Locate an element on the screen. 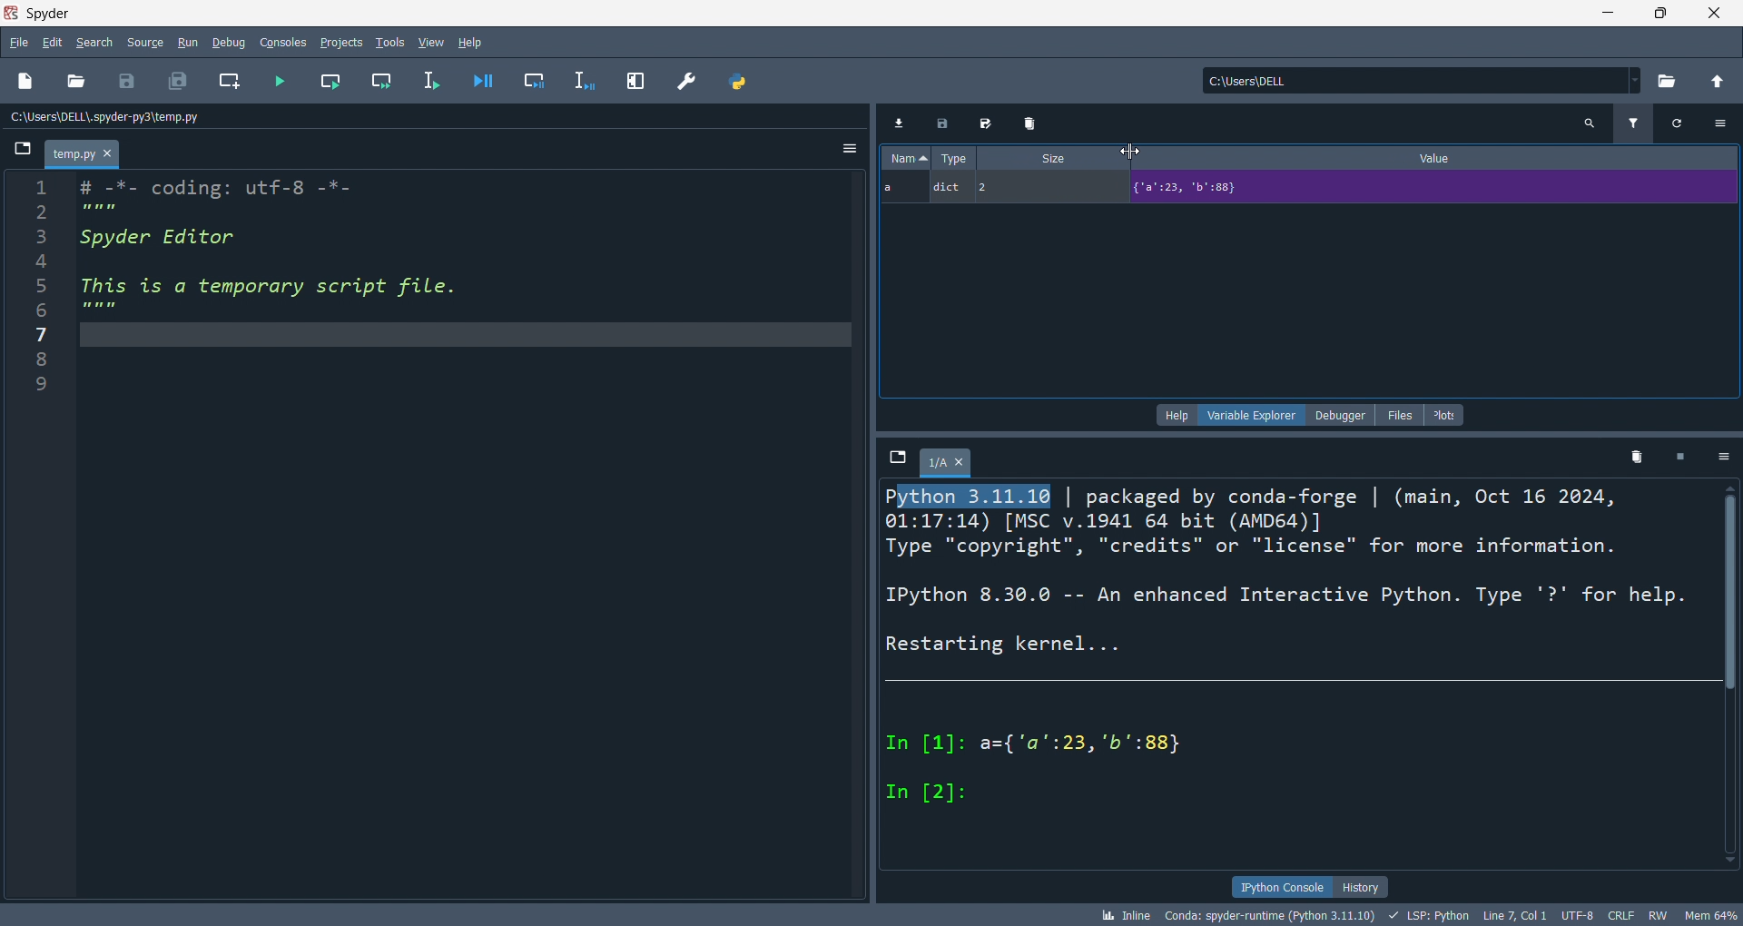 The image size is (1743, 926). history is located at coordinates (1361, 886).